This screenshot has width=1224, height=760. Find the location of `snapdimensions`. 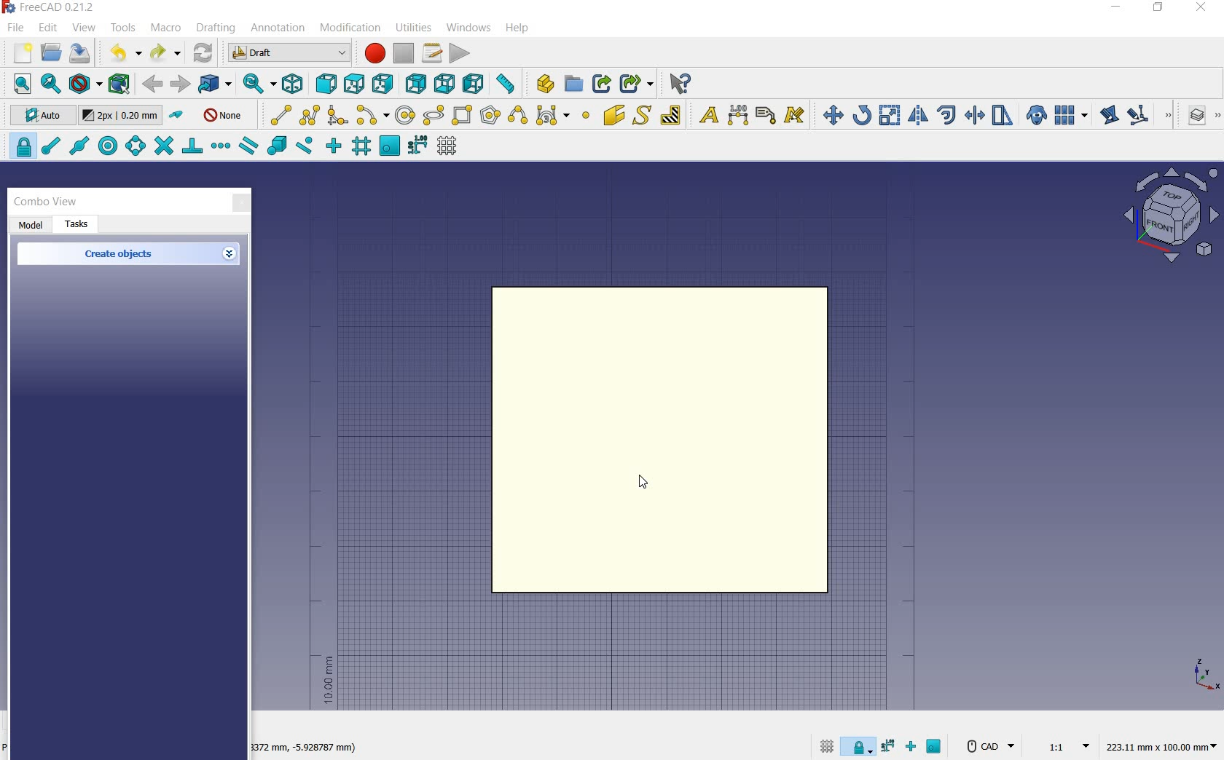

snapdimensions is located at coordinates (890, 746).